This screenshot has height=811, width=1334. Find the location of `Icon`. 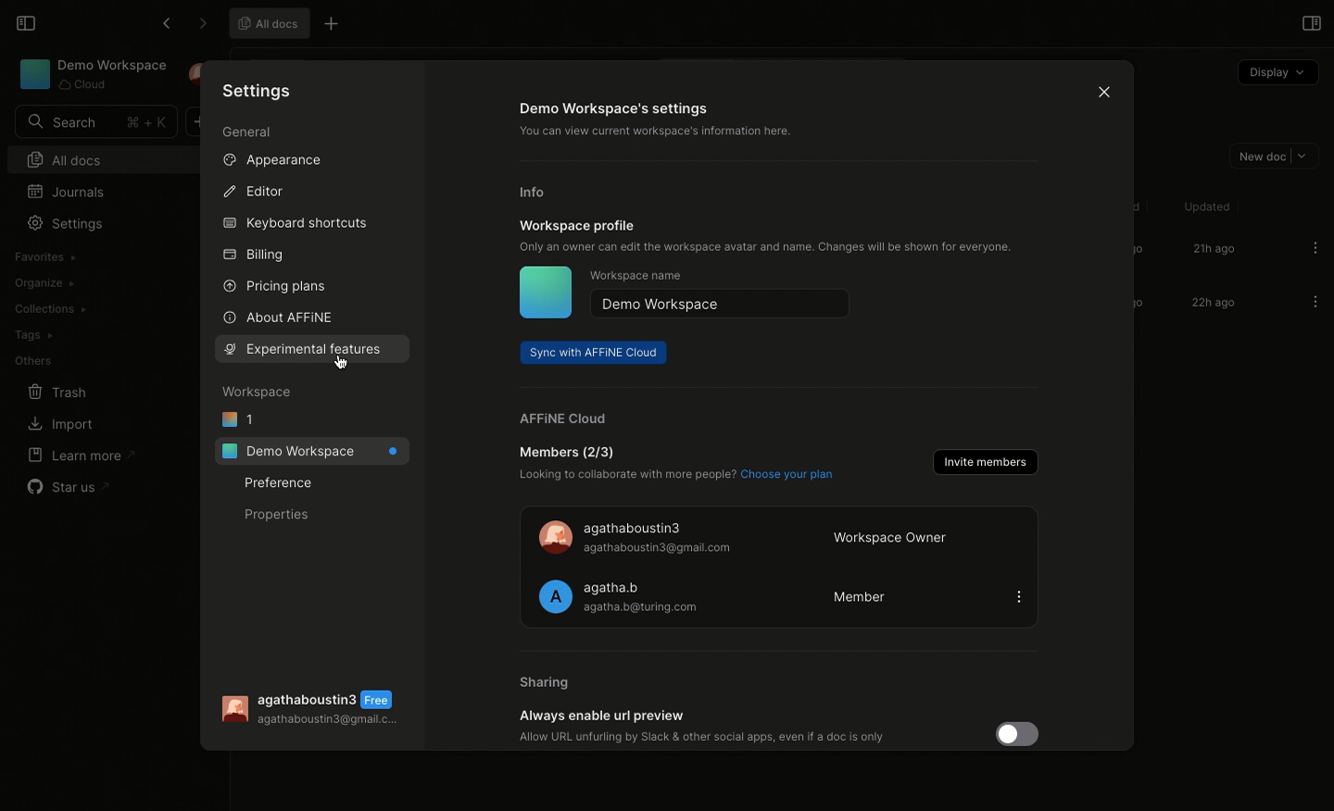

Icon is located at coordinates (545, 293).